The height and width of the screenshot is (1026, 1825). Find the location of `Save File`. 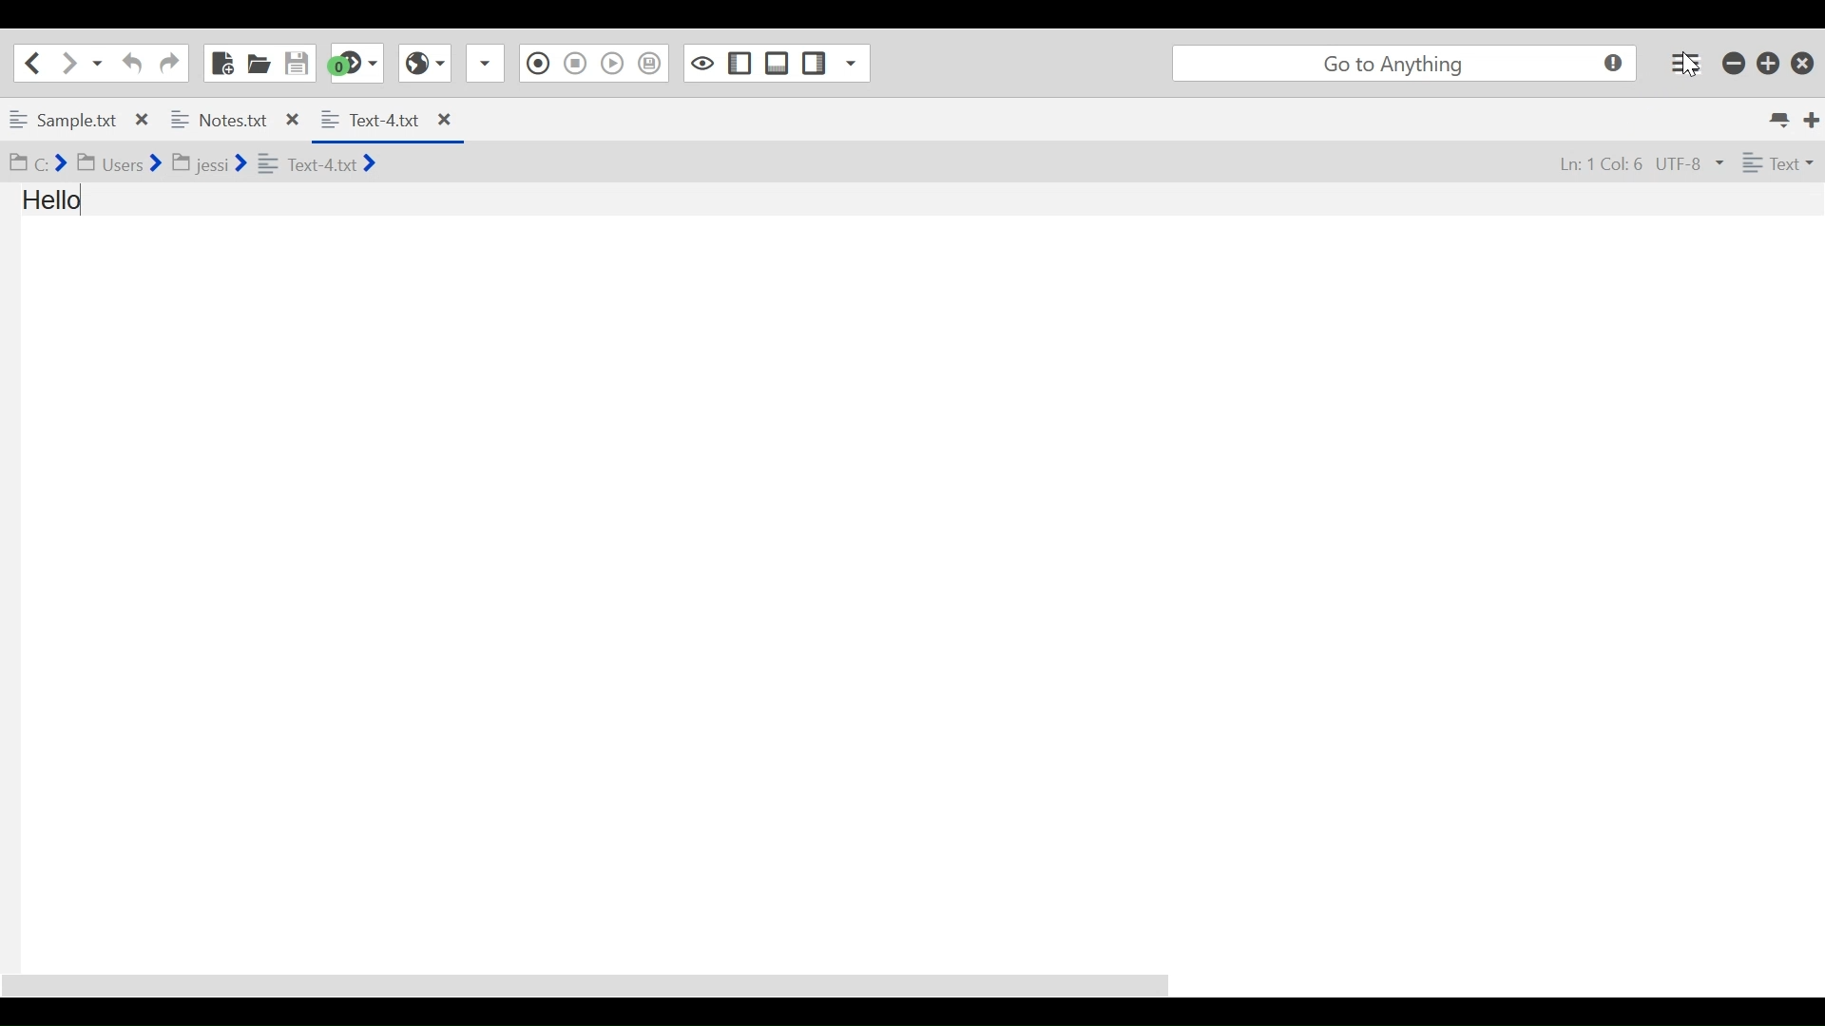

Save File is located at coordinates (296, 63).